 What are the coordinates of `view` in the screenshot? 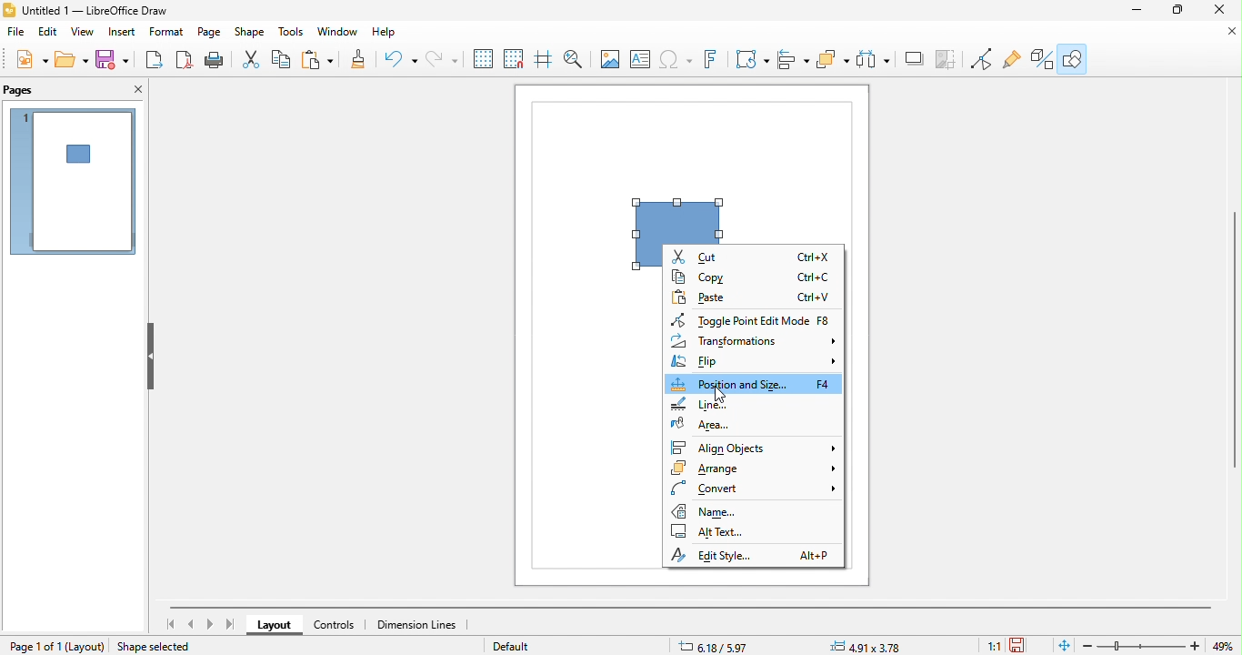 It's located at (84, 33).